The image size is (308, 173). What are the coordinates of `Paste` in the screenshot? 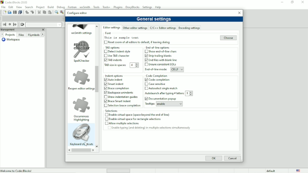 It's located at (50, 12).